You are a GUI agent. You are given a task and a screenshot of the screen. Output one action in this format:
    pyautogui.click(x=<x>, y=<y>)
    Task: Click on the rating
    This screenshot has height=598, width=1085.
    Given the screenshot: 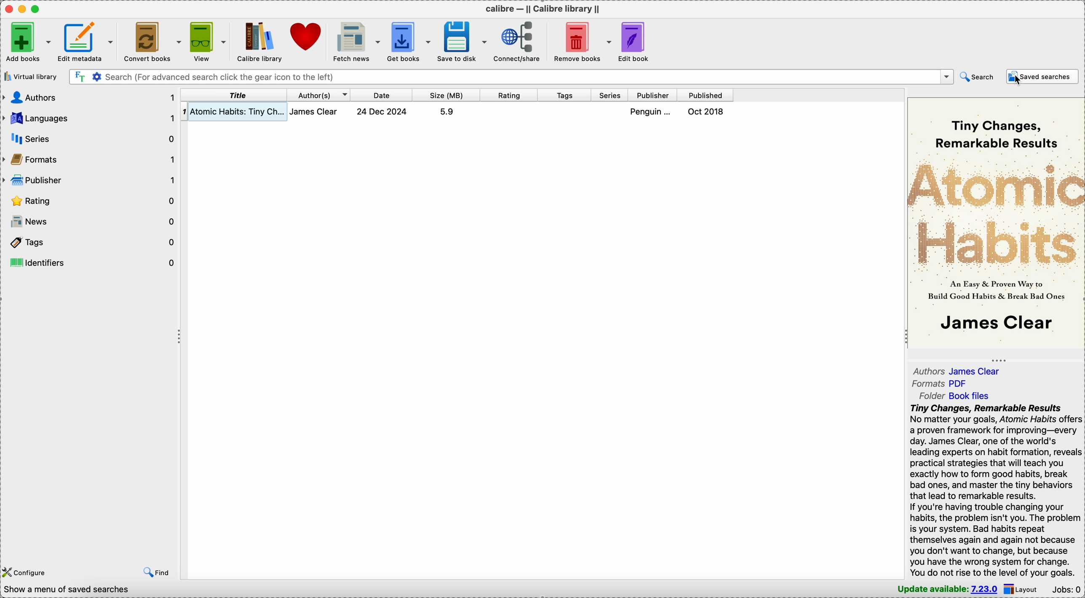 What is the action you would take?
    pyautogui.click(x=90, y=202)
    